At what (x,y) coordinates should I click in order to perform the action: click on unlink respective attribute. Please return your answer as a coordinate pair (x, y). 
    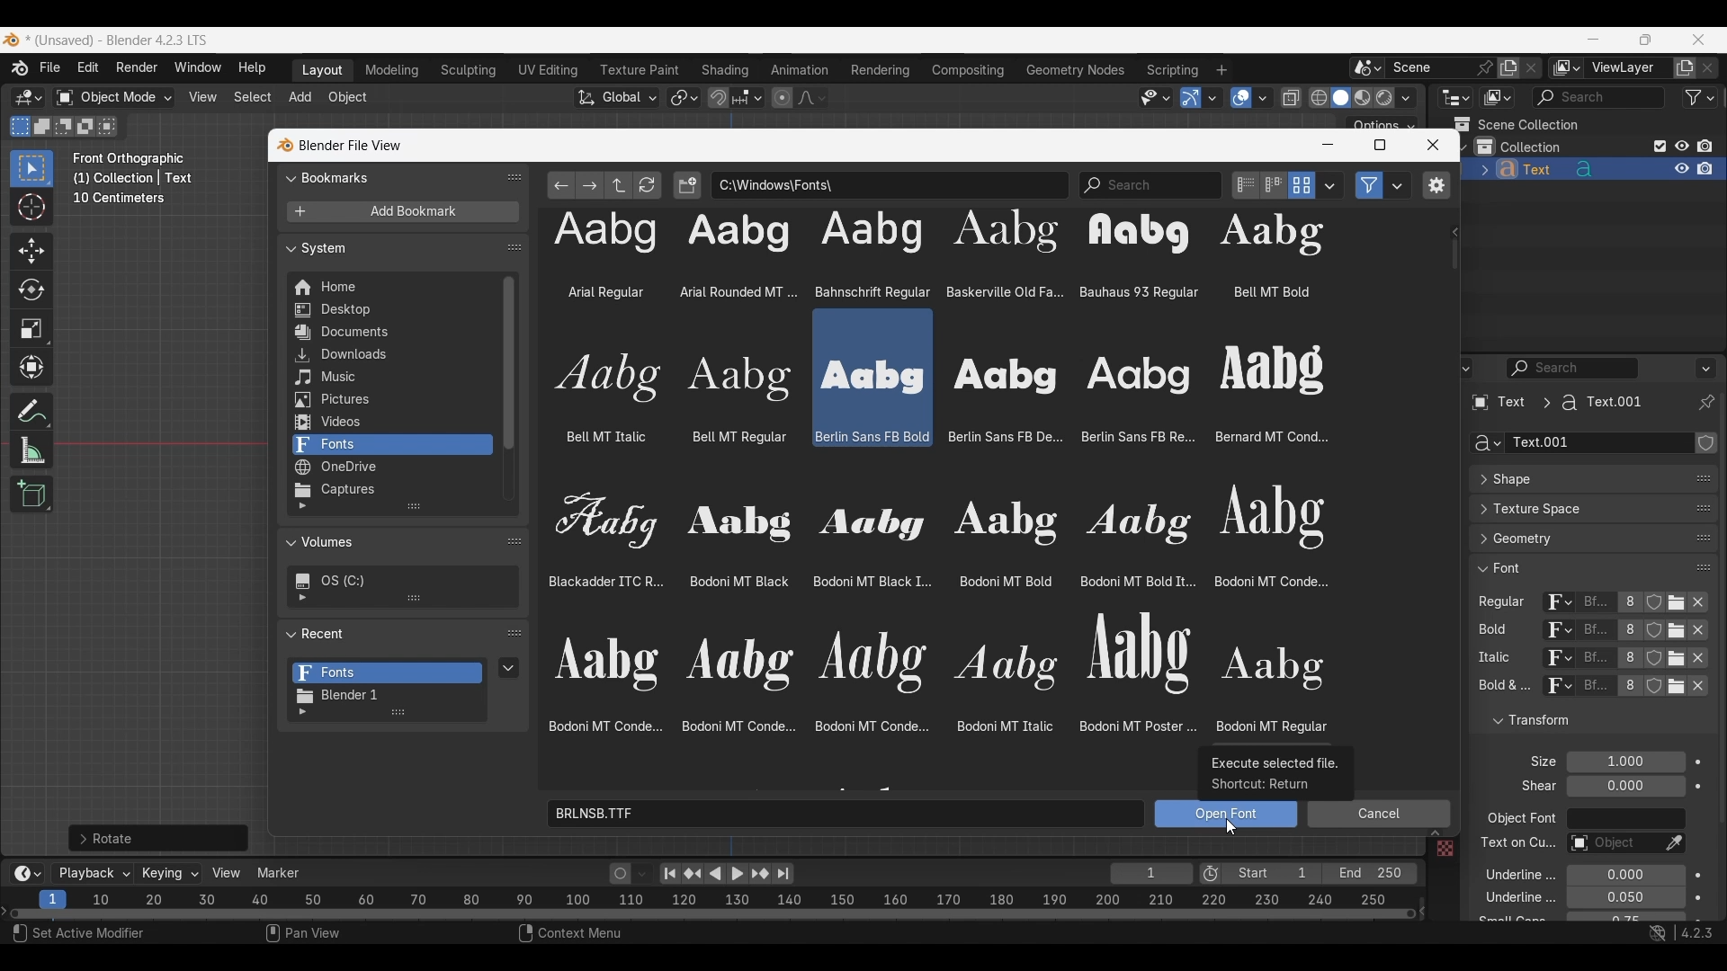
    Looking at the image, I should click on (1689, 690).